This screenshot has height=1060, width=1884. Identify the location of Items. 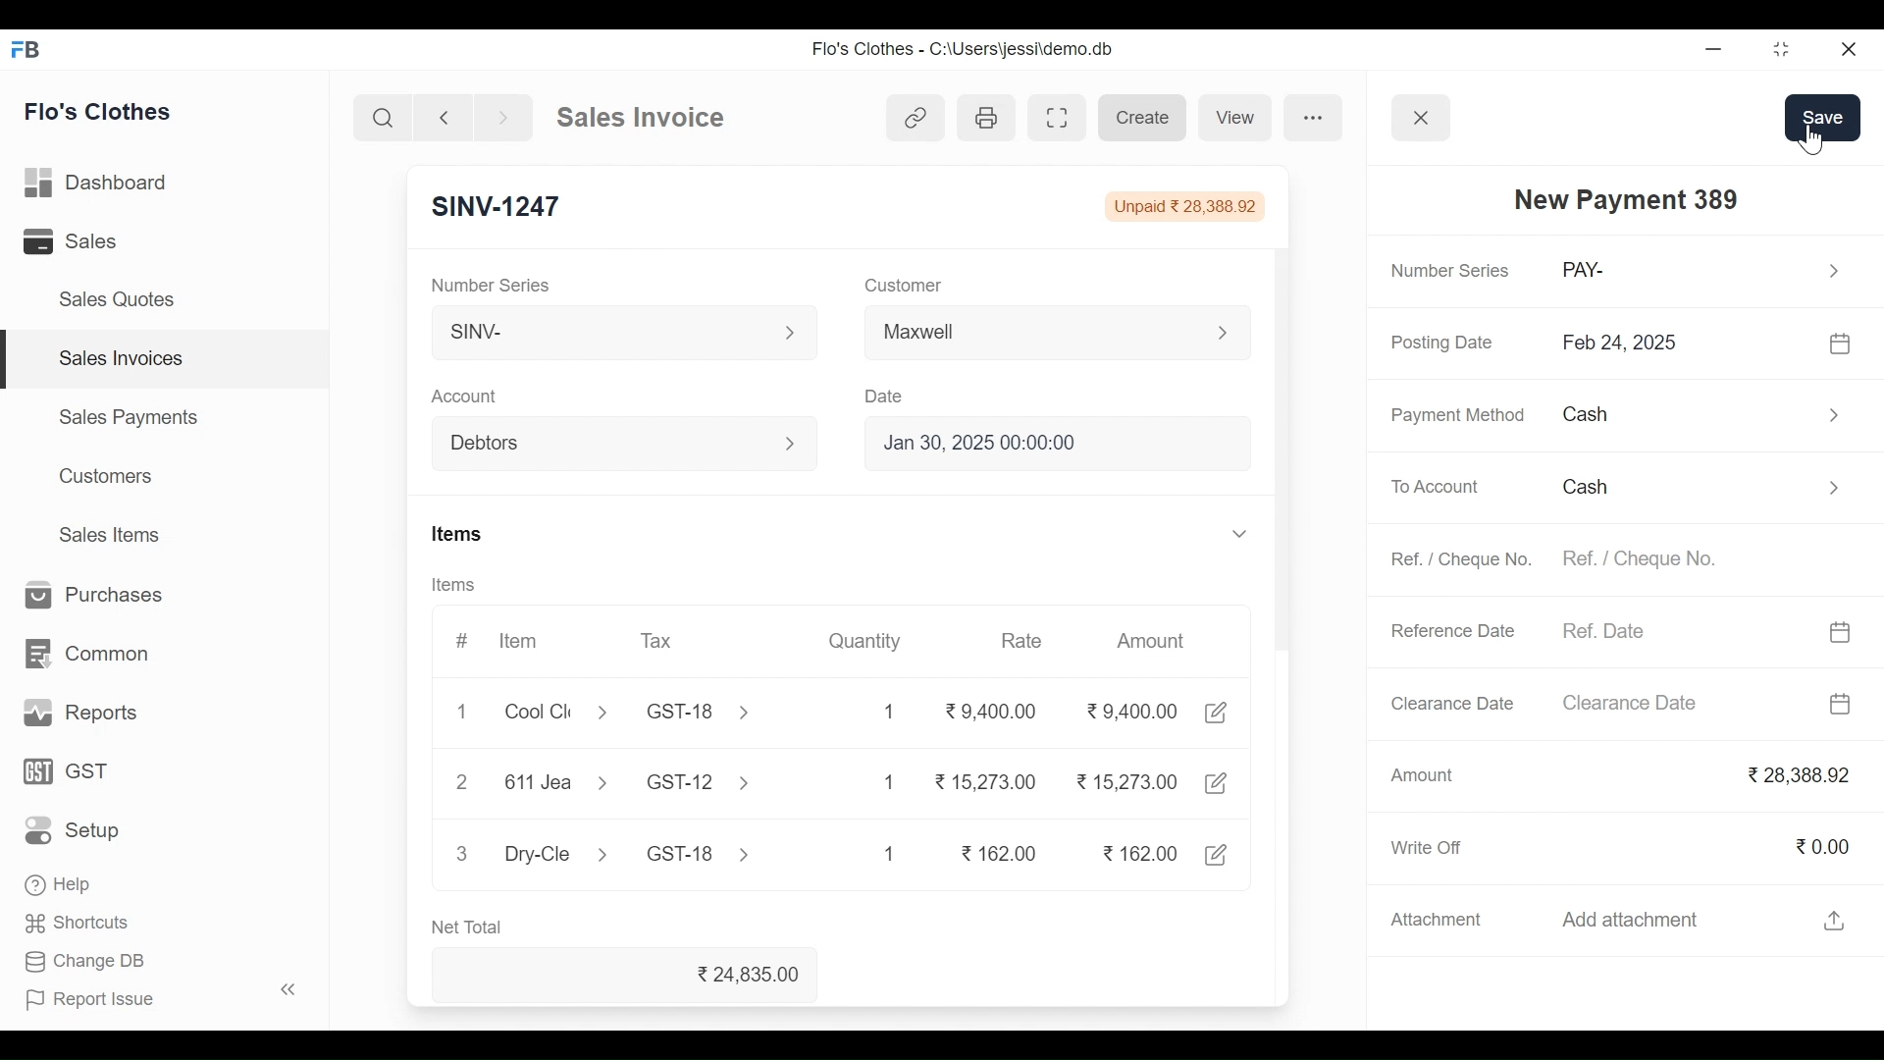
(459, 585).